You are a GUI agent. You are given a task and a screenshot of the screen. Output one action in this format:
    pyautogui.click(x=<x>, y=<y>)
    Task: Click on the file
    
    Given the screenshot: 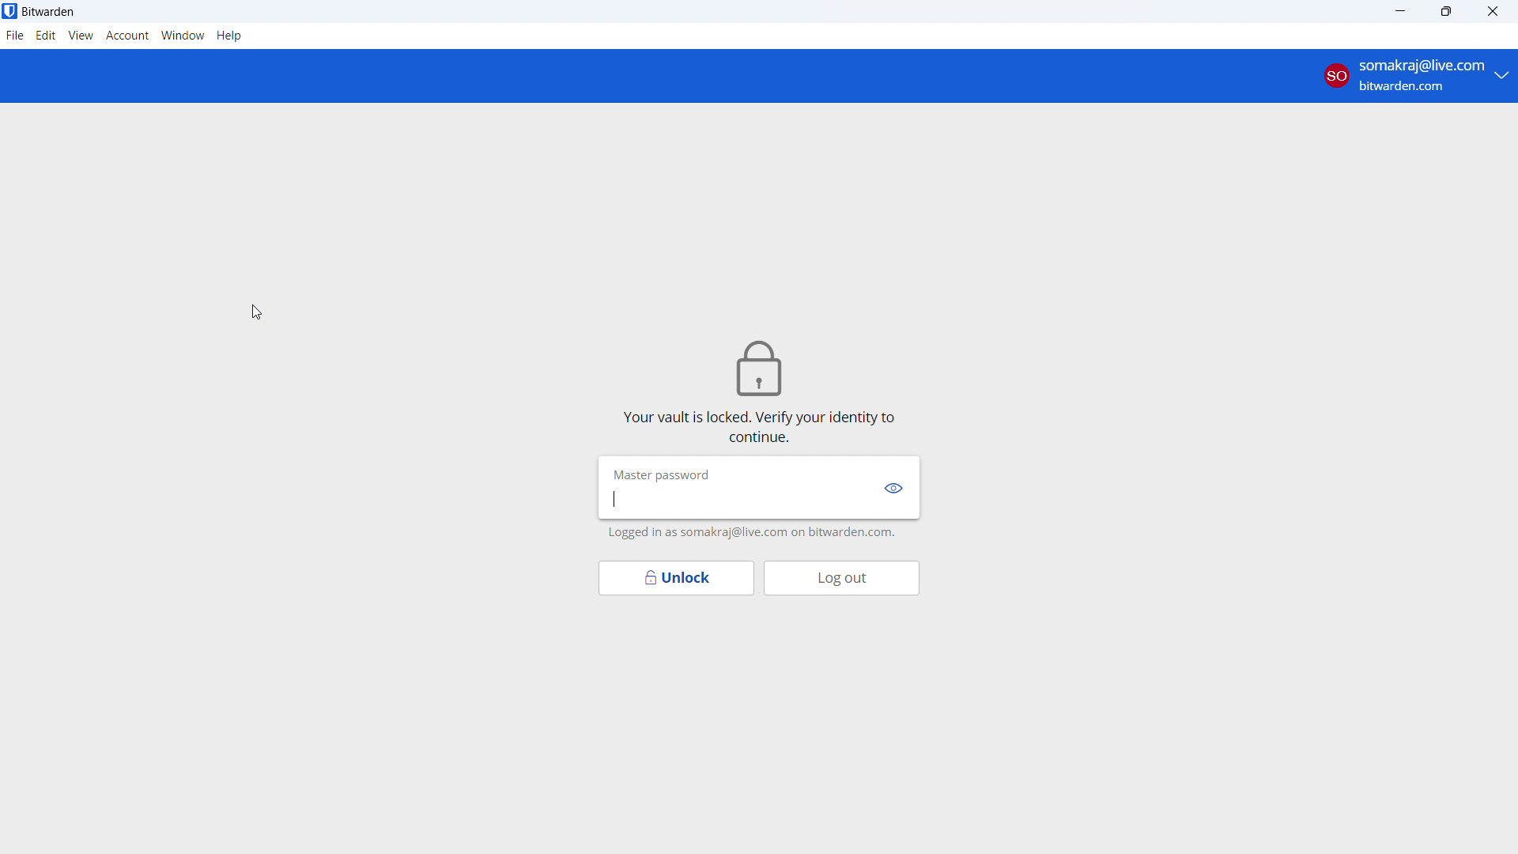 What is the action you would take?
    pyautogui.click(x=15, y=36)
    